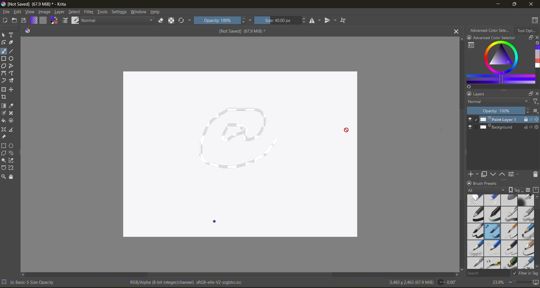  Describe the element at coordinates (39, 4) in the screenshot. I see `app name` at that location.